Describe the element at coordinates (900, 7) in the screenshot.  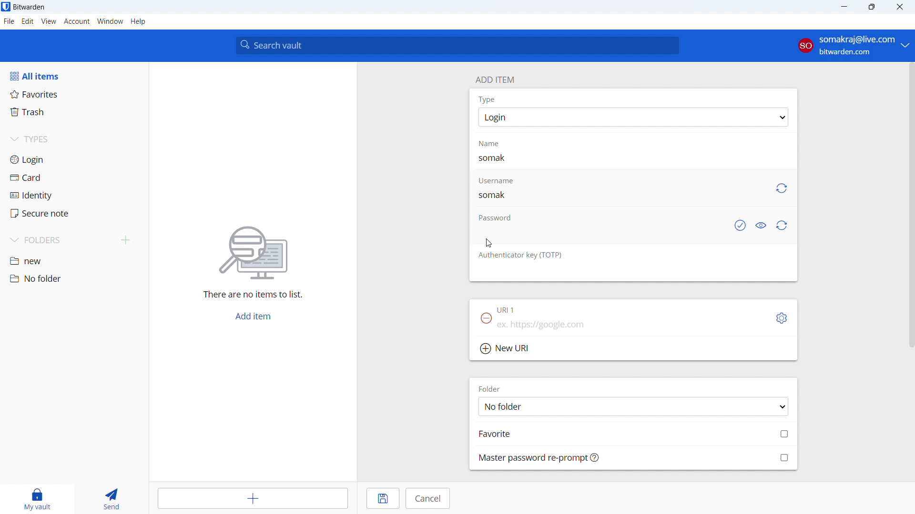
I see `close` at that location.